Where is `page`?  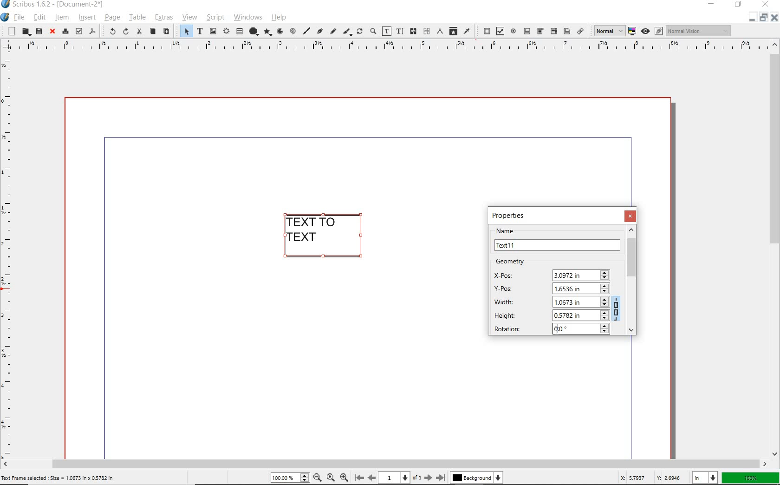
page is located at coordinates (112, 19).